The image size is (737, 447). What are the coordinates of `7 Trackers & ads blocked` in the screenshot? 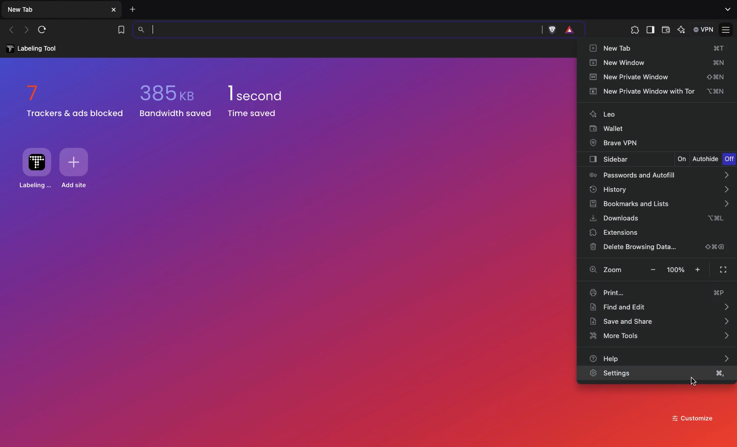 It's located at (71, 99).